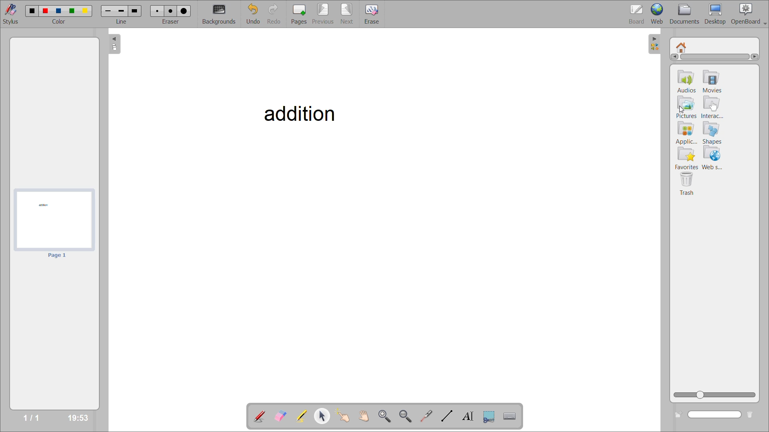 The height and width of the screenshot is (432, 769). I want to click on eraser 3, so click(184, 10).